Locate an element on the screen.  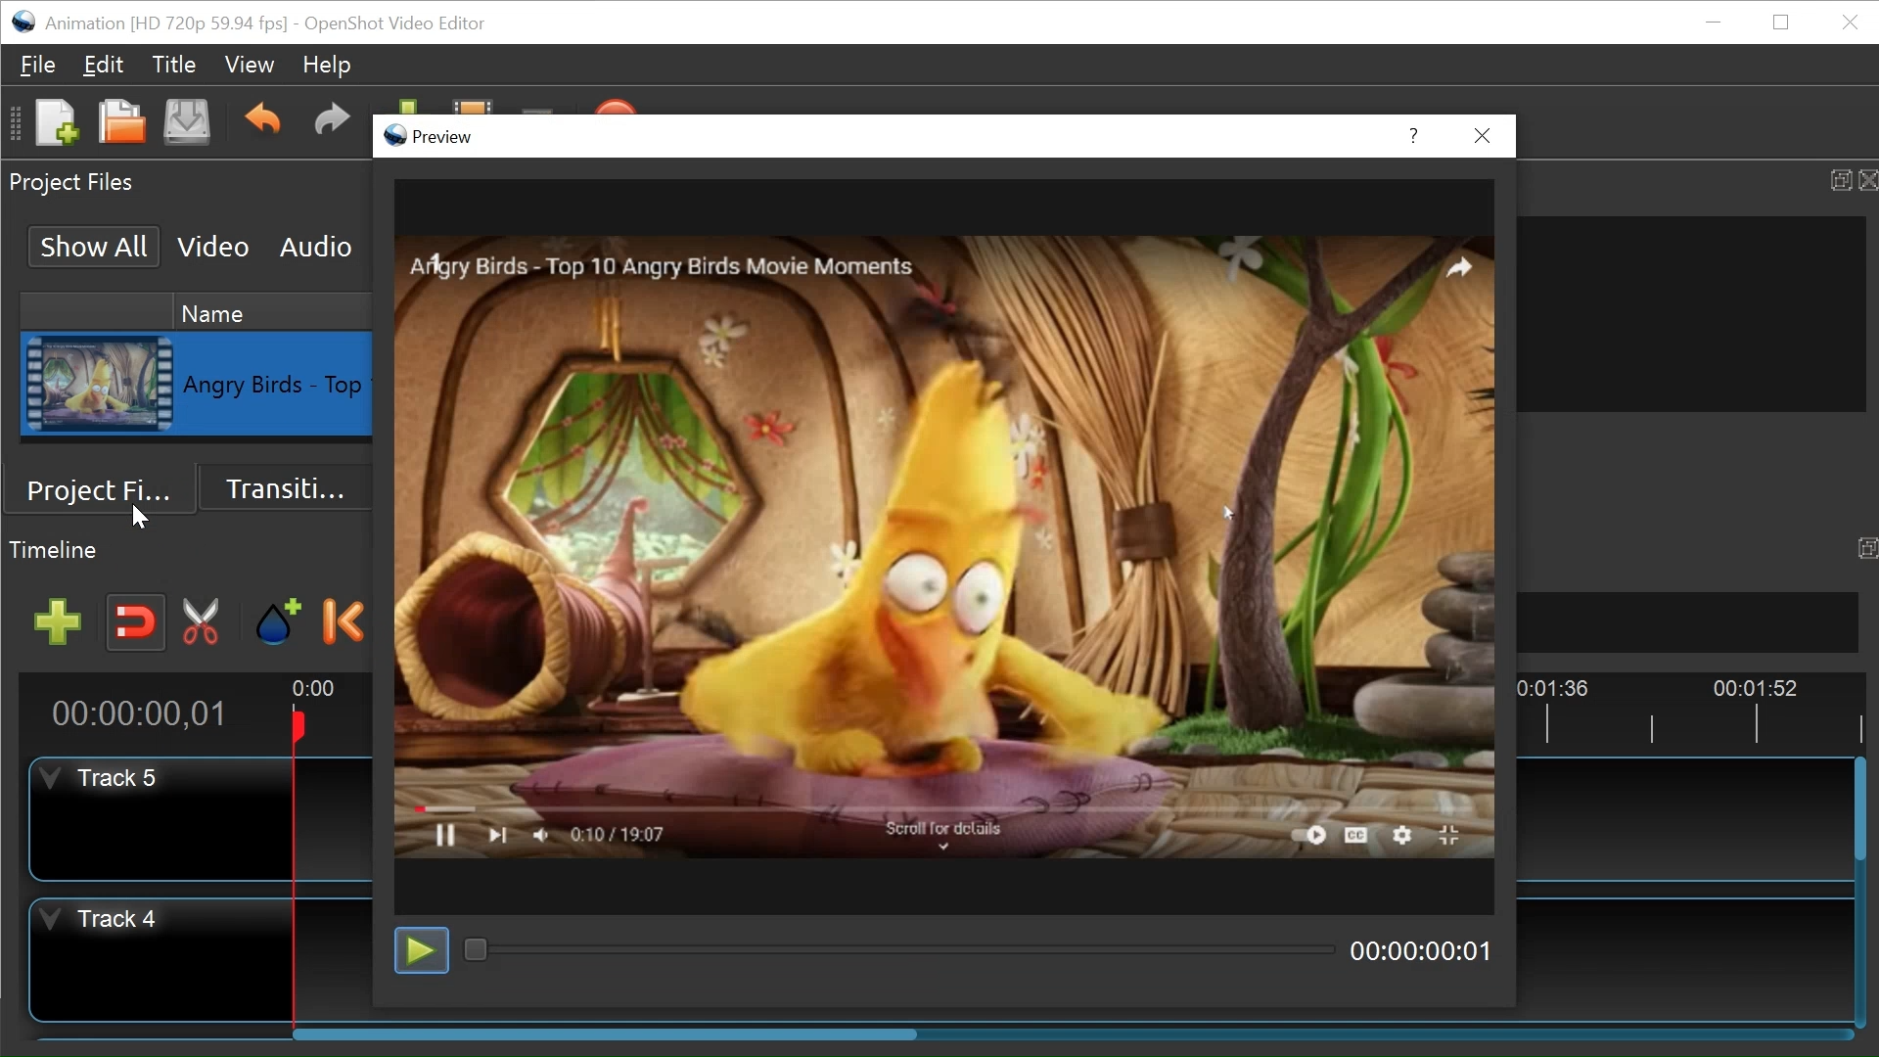
Clip is located at coordinates (99, 385).